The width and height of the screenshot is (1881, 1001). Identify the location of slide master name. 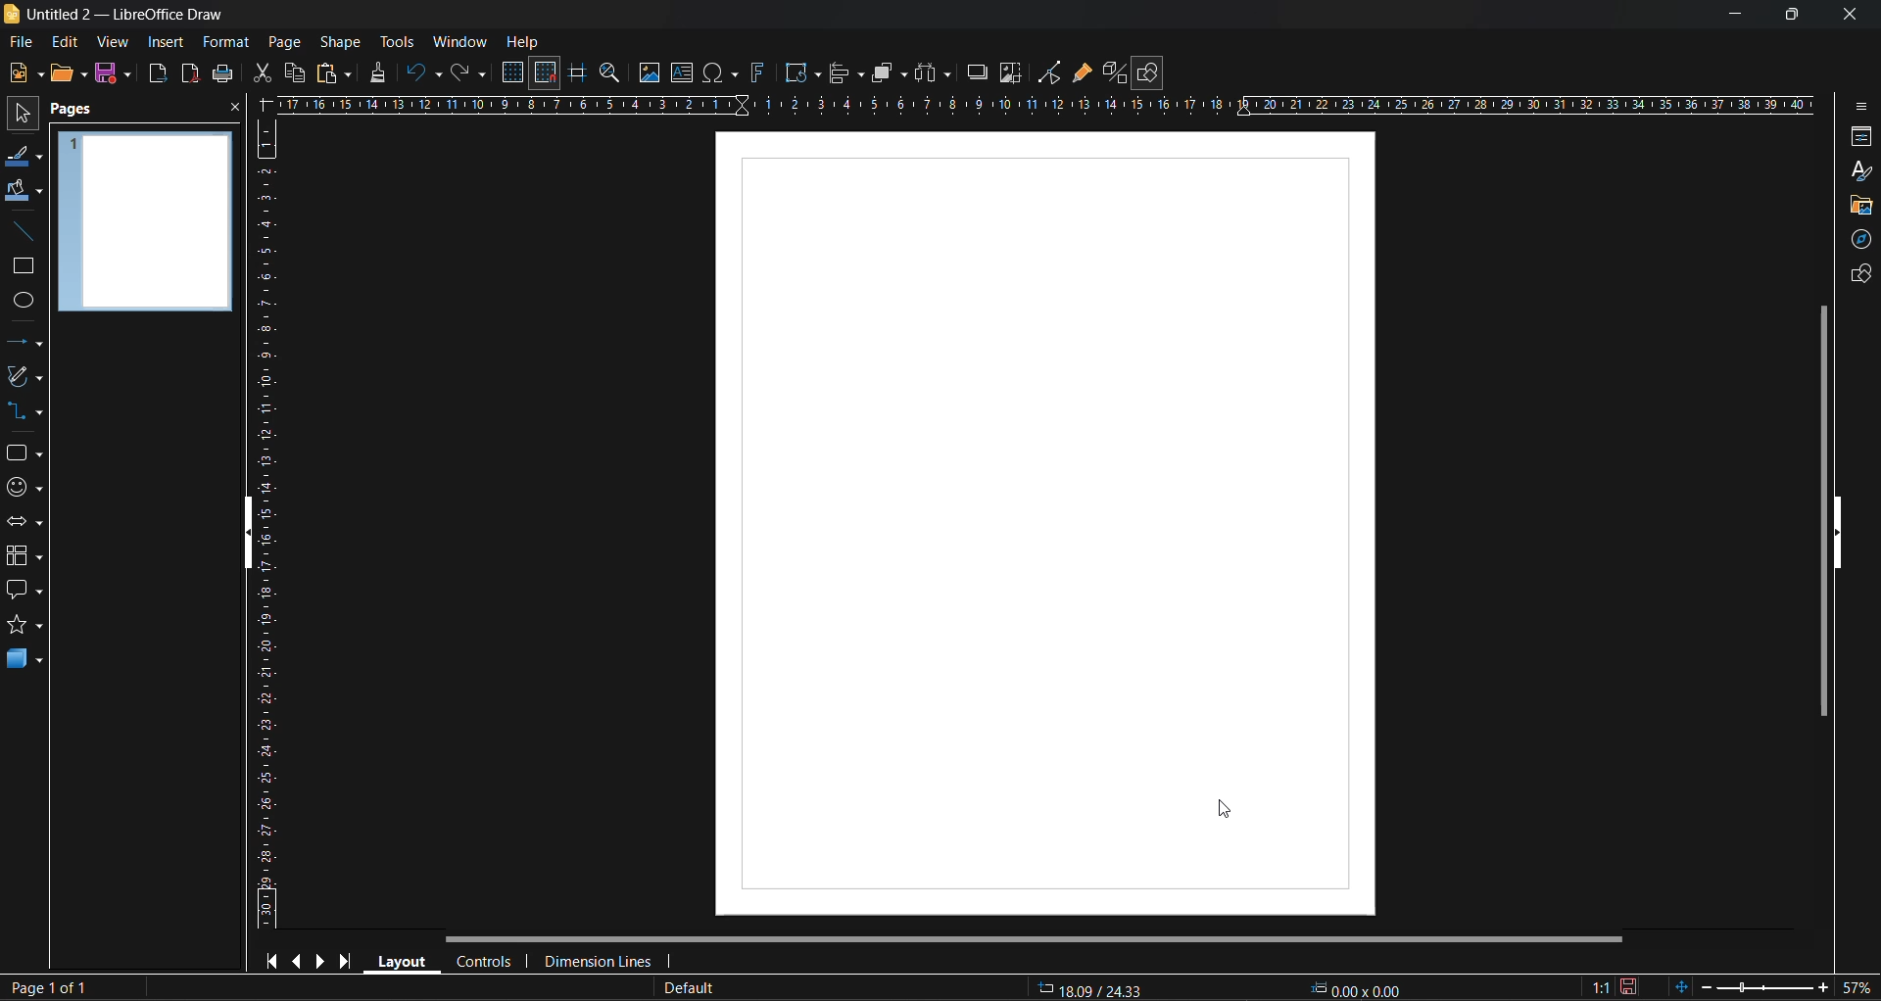
(694, 988).